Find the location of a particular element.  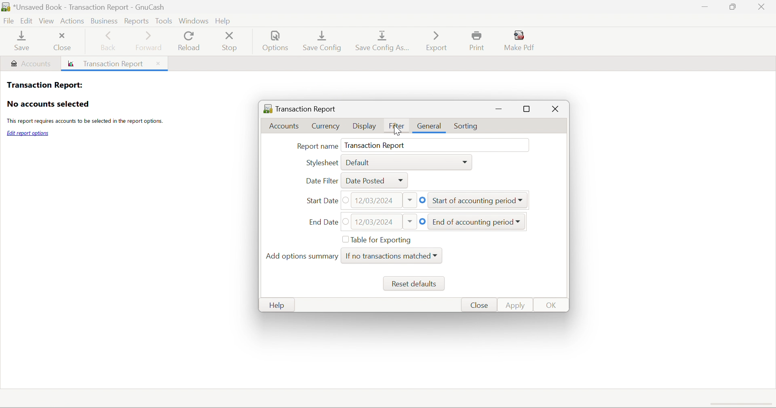

Export is located at coordinates (436, 40).